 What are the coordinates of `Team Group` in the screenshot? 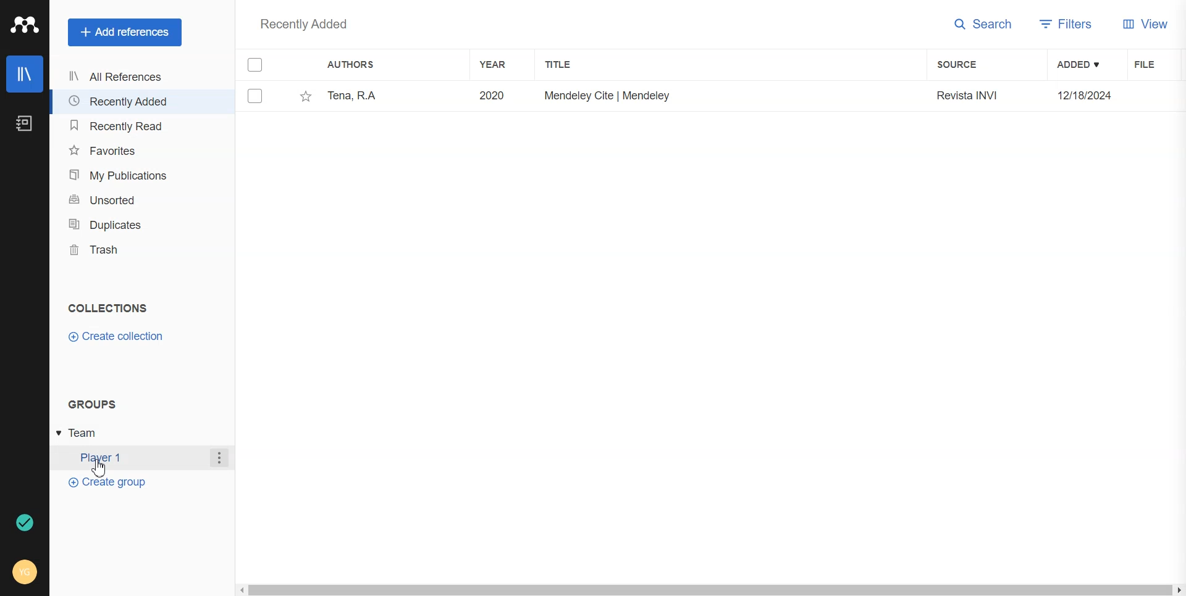 It's located at (86, 433).